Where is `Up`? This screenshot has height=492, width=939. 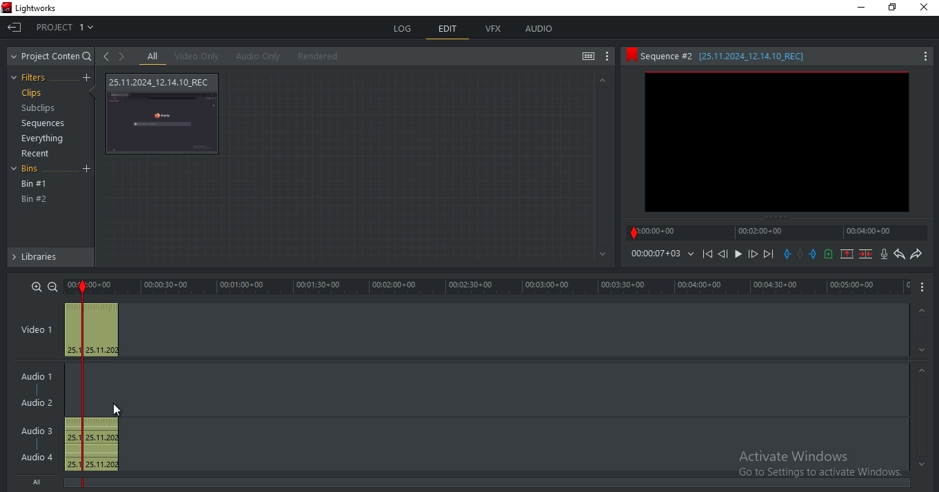
Up is located at coordinates (923, 309).